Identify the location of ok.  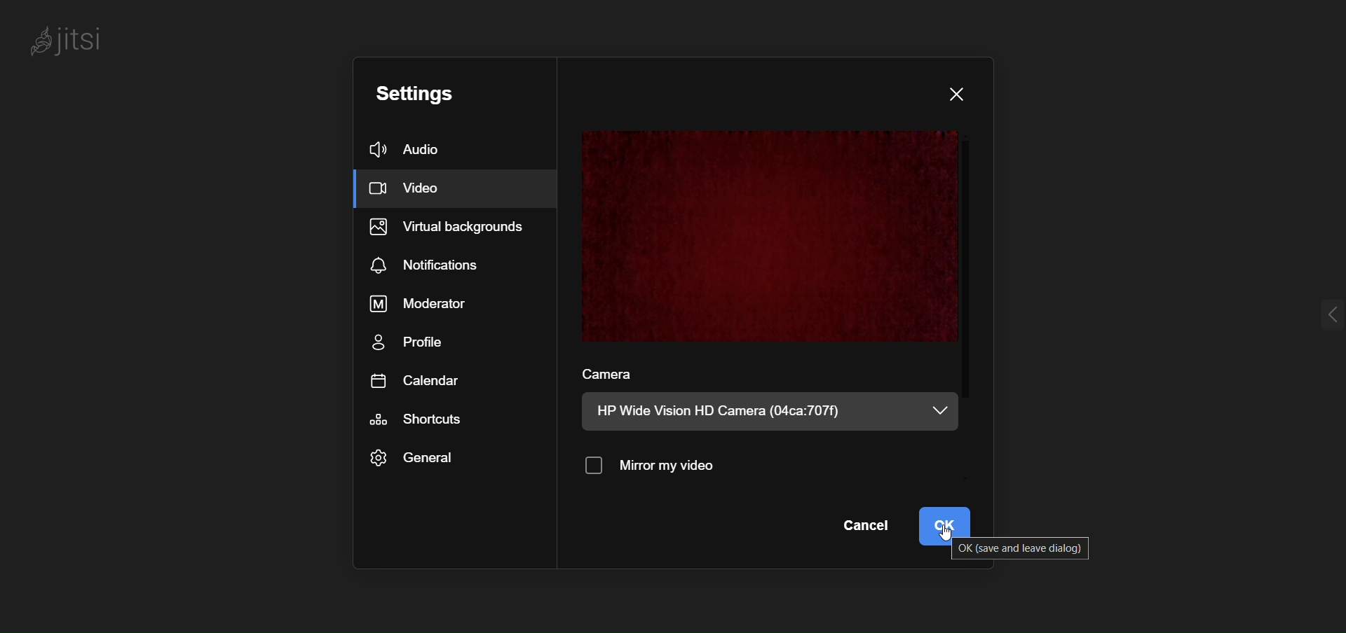
(949, 526).